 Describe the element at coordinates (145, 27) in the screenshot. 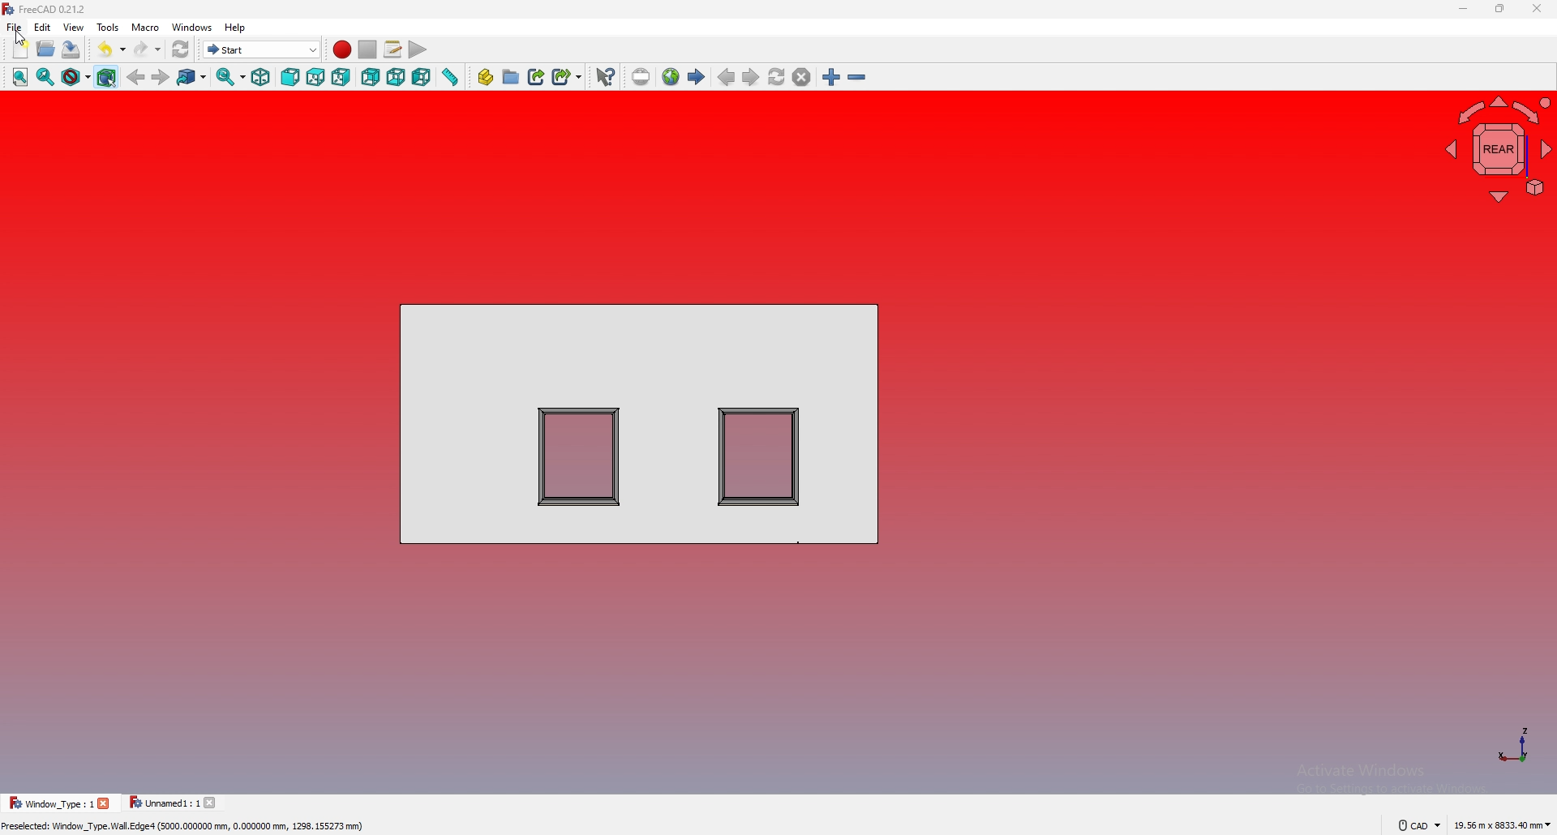

I see `macro` at that location.